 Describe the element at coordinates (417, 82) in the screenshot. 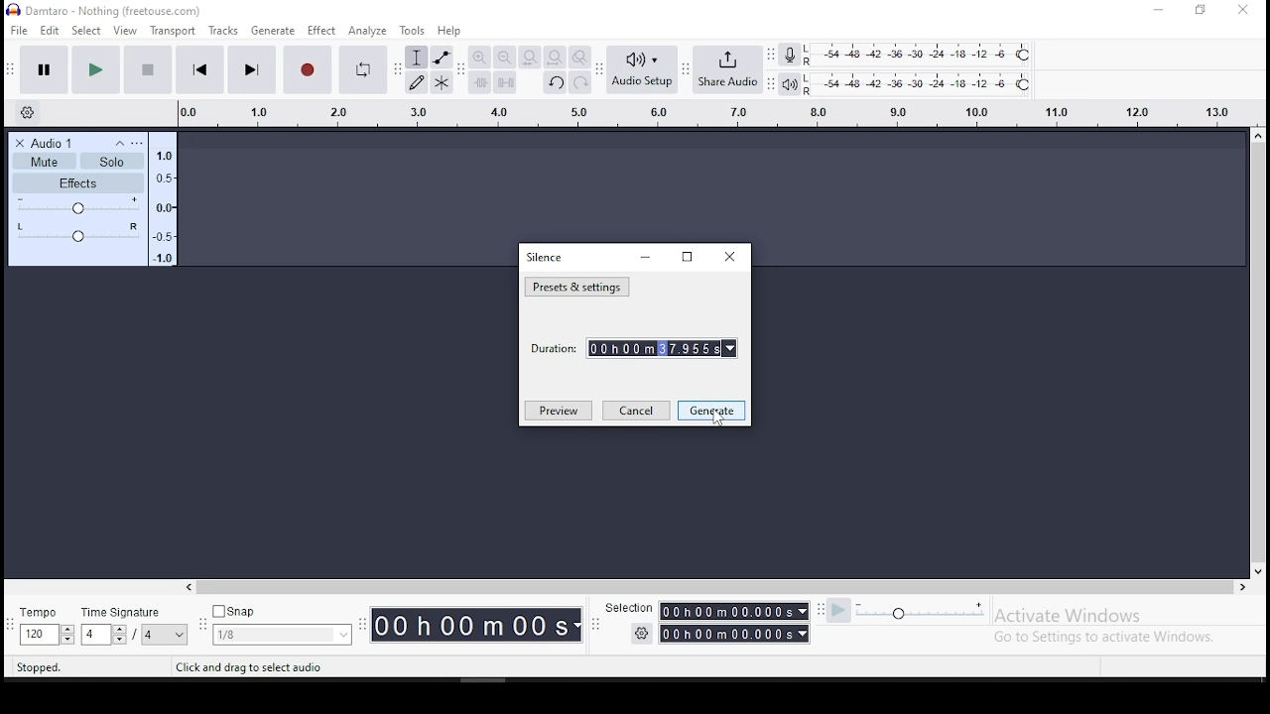

I see `draw tool` at that location.